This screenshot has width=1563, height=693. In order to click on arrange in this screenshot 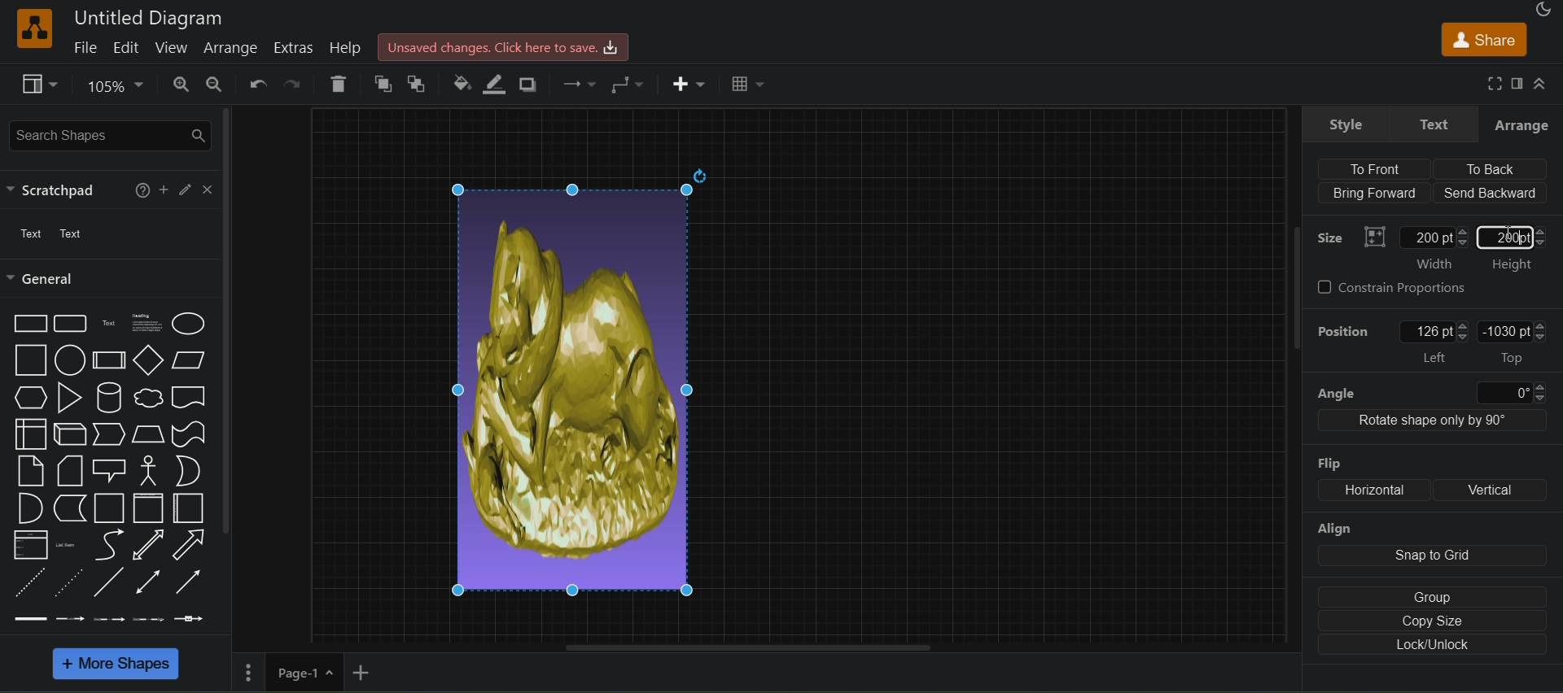, I will do `click(232, 49)`.